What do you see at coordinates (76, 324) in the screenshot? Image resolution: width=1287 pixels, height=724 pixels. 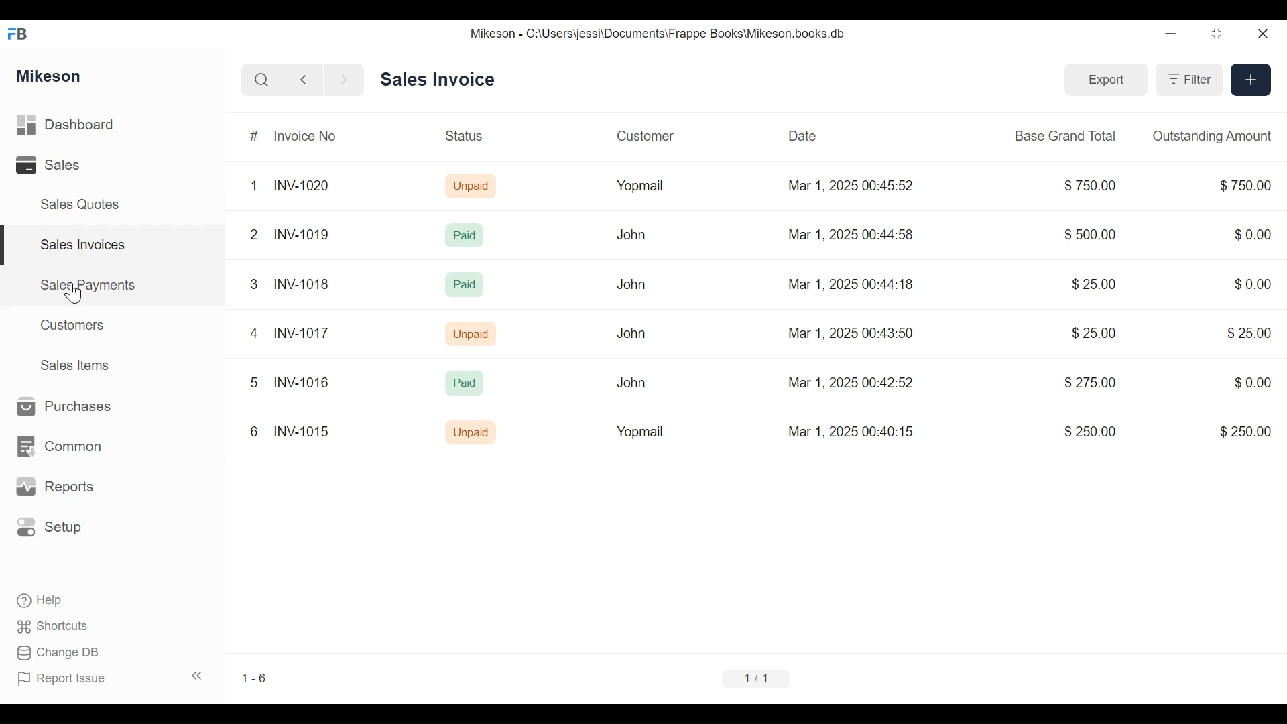 I see `Customers` at bounding box center [76, 324].